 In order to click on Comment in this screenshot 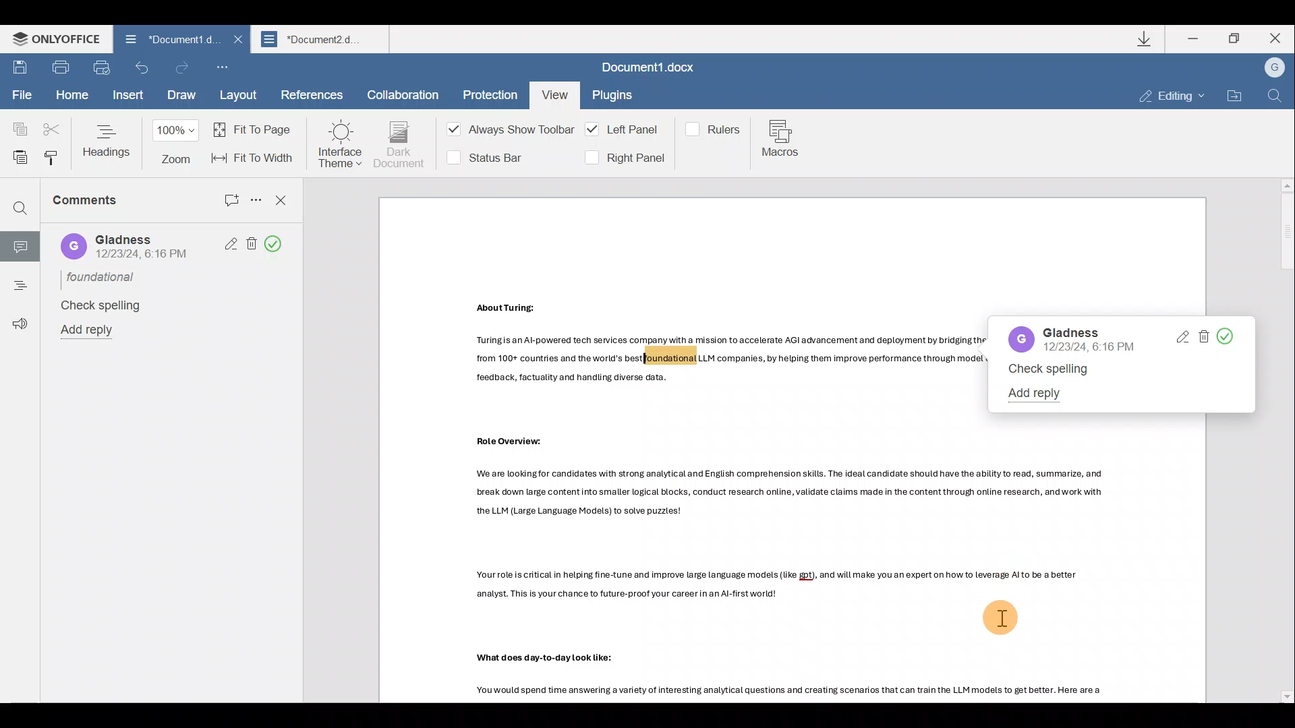, I will do `click(20, 244)`.